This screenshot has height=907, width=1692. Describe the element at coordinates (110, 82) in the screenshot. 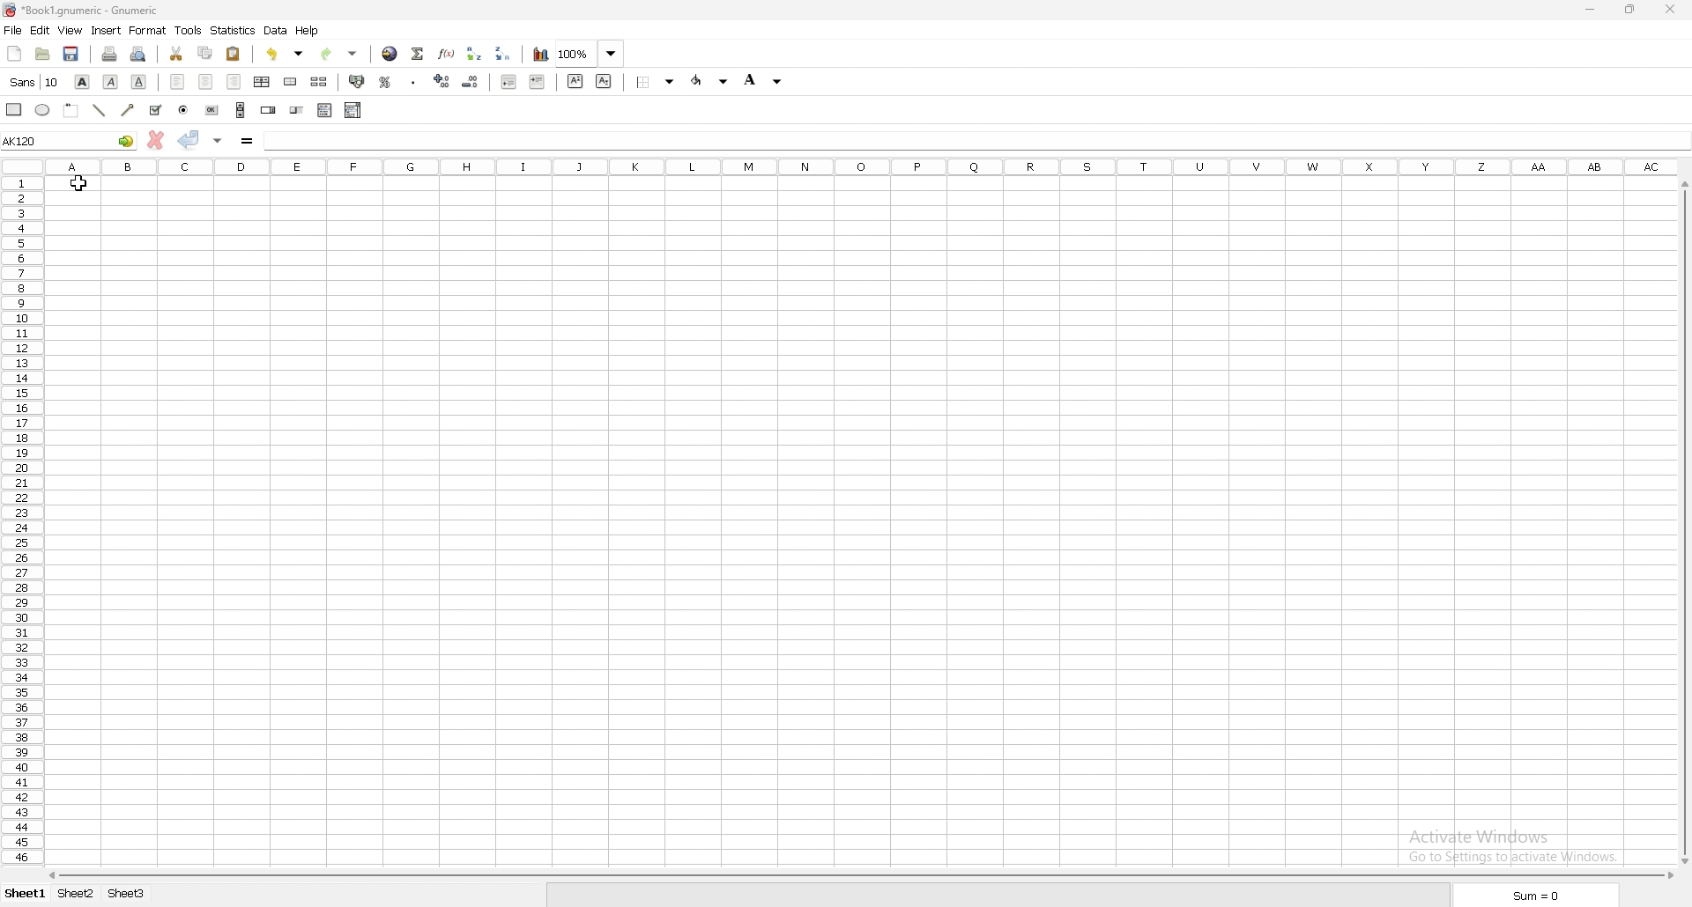

I see `italic` at that location.